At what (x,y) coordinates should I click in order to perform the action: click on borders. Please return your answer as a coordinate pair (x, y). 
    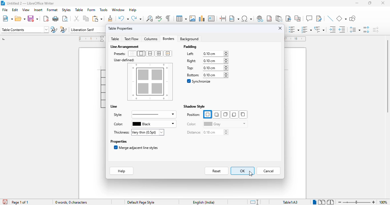
    Looking at the image, I should click on (168, 38).